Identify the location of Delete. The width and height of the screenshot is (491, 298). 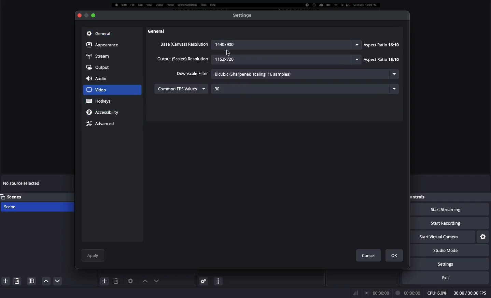
(18, 281).